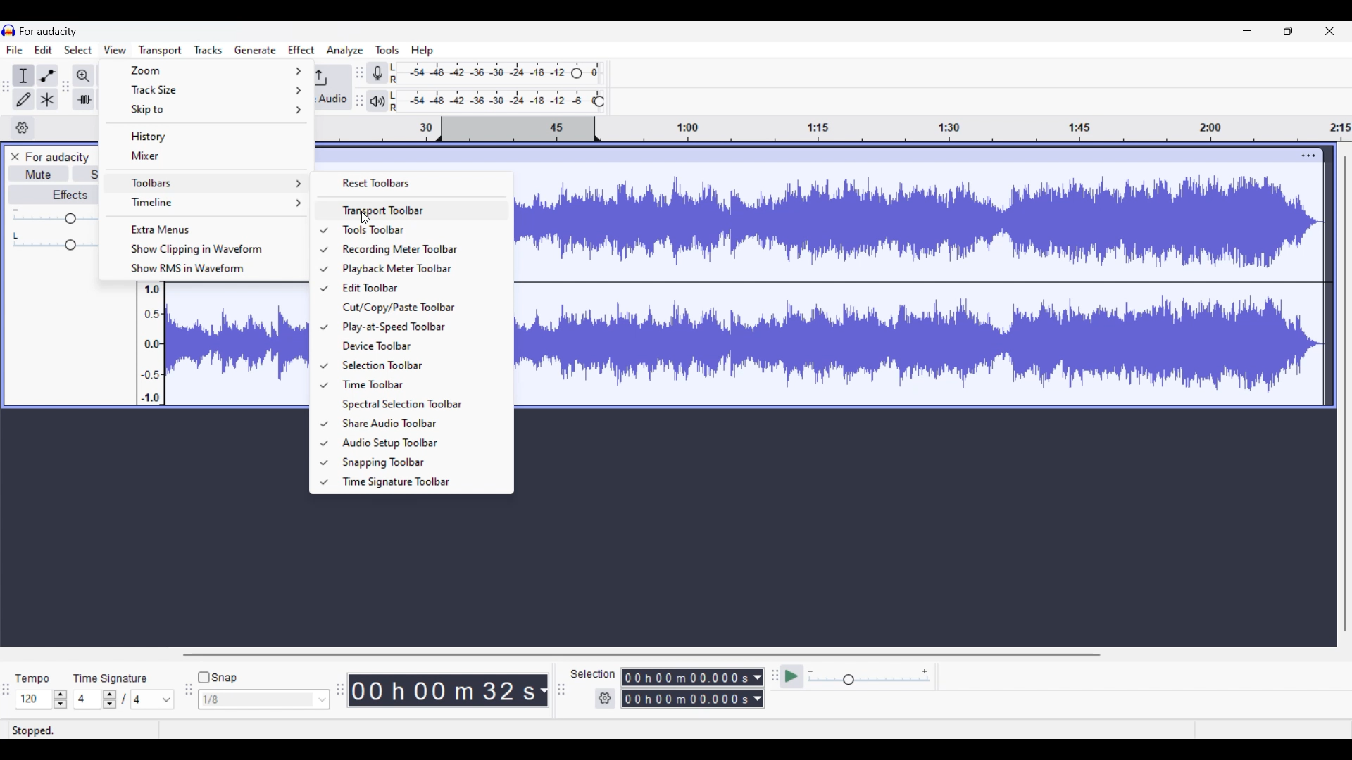  I want to click on Volume scale, so click(54, 215).